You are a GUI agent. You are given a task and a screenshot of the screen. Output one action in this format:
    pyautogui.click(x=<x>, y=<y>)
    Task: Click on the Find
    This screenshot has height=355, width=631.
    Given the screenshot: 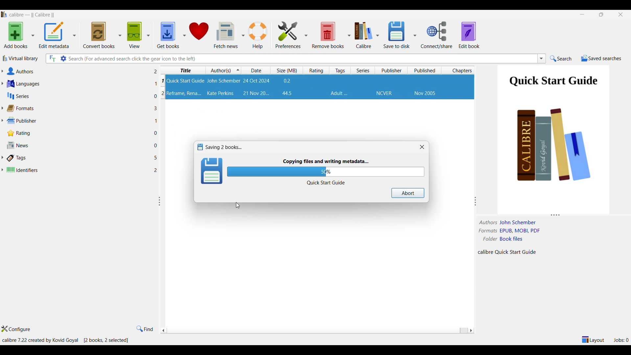 What is the action you would take?
    pyautogui.click(x=145, y=329)
    